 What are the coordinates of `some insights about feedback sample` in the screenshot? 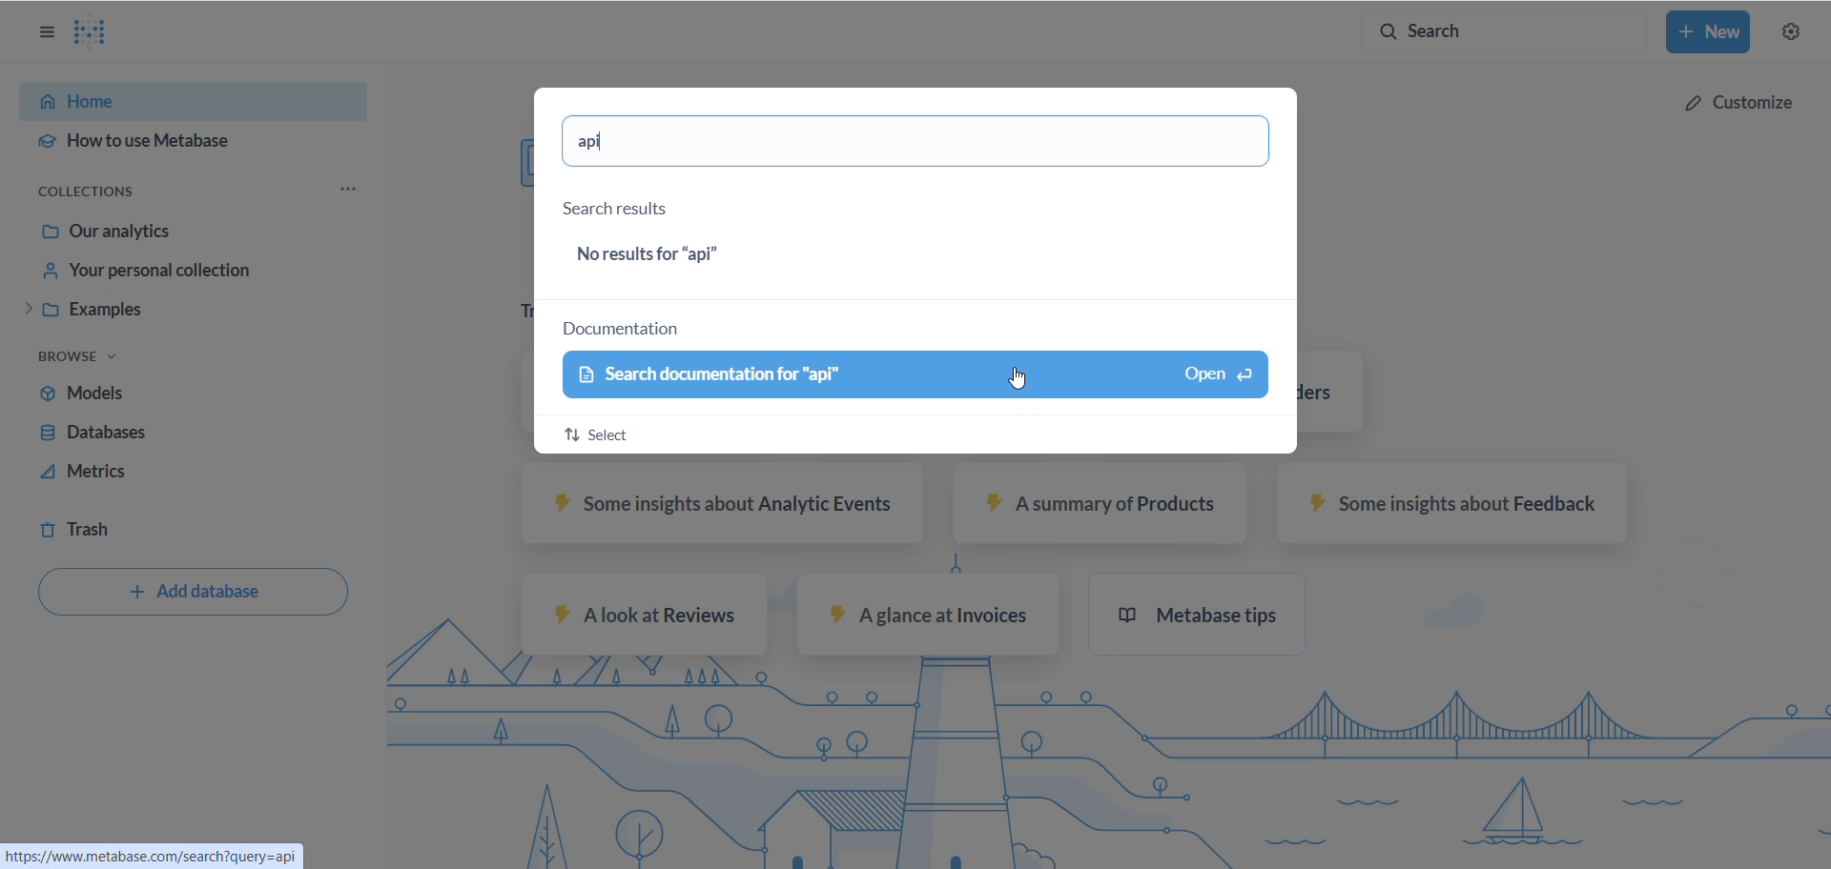 It's located at (1449, 507).